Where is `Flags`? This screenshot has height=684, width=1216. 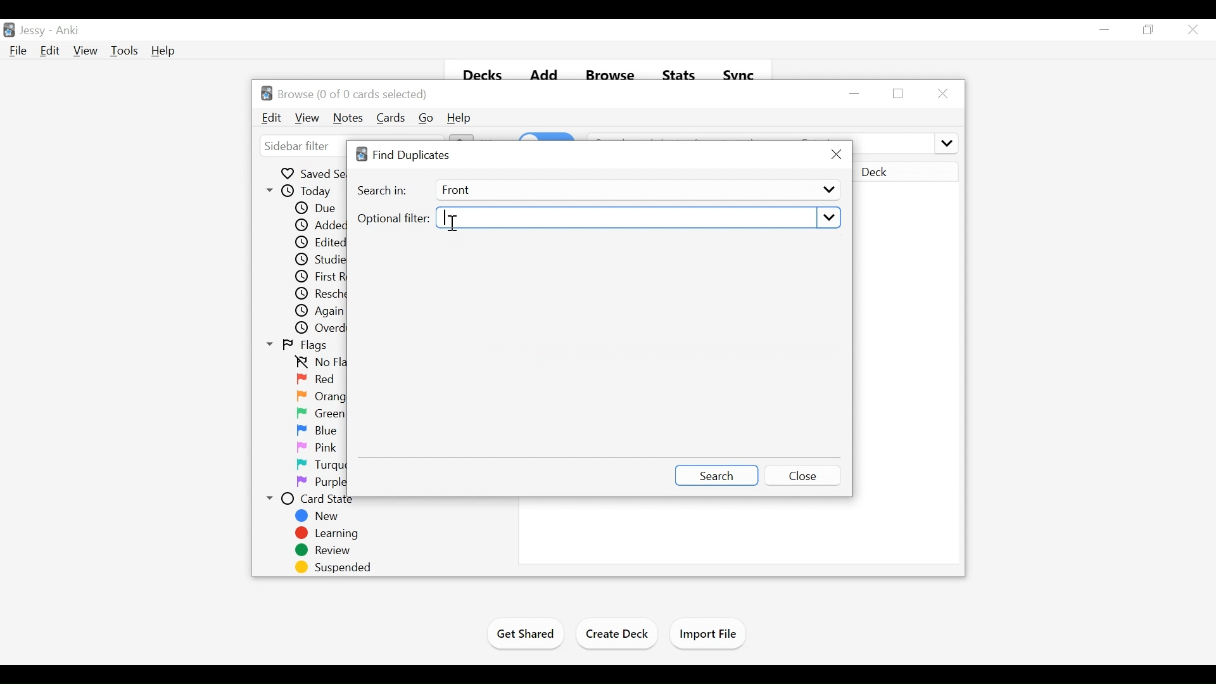 Flags is located at coordinates (297, 346).